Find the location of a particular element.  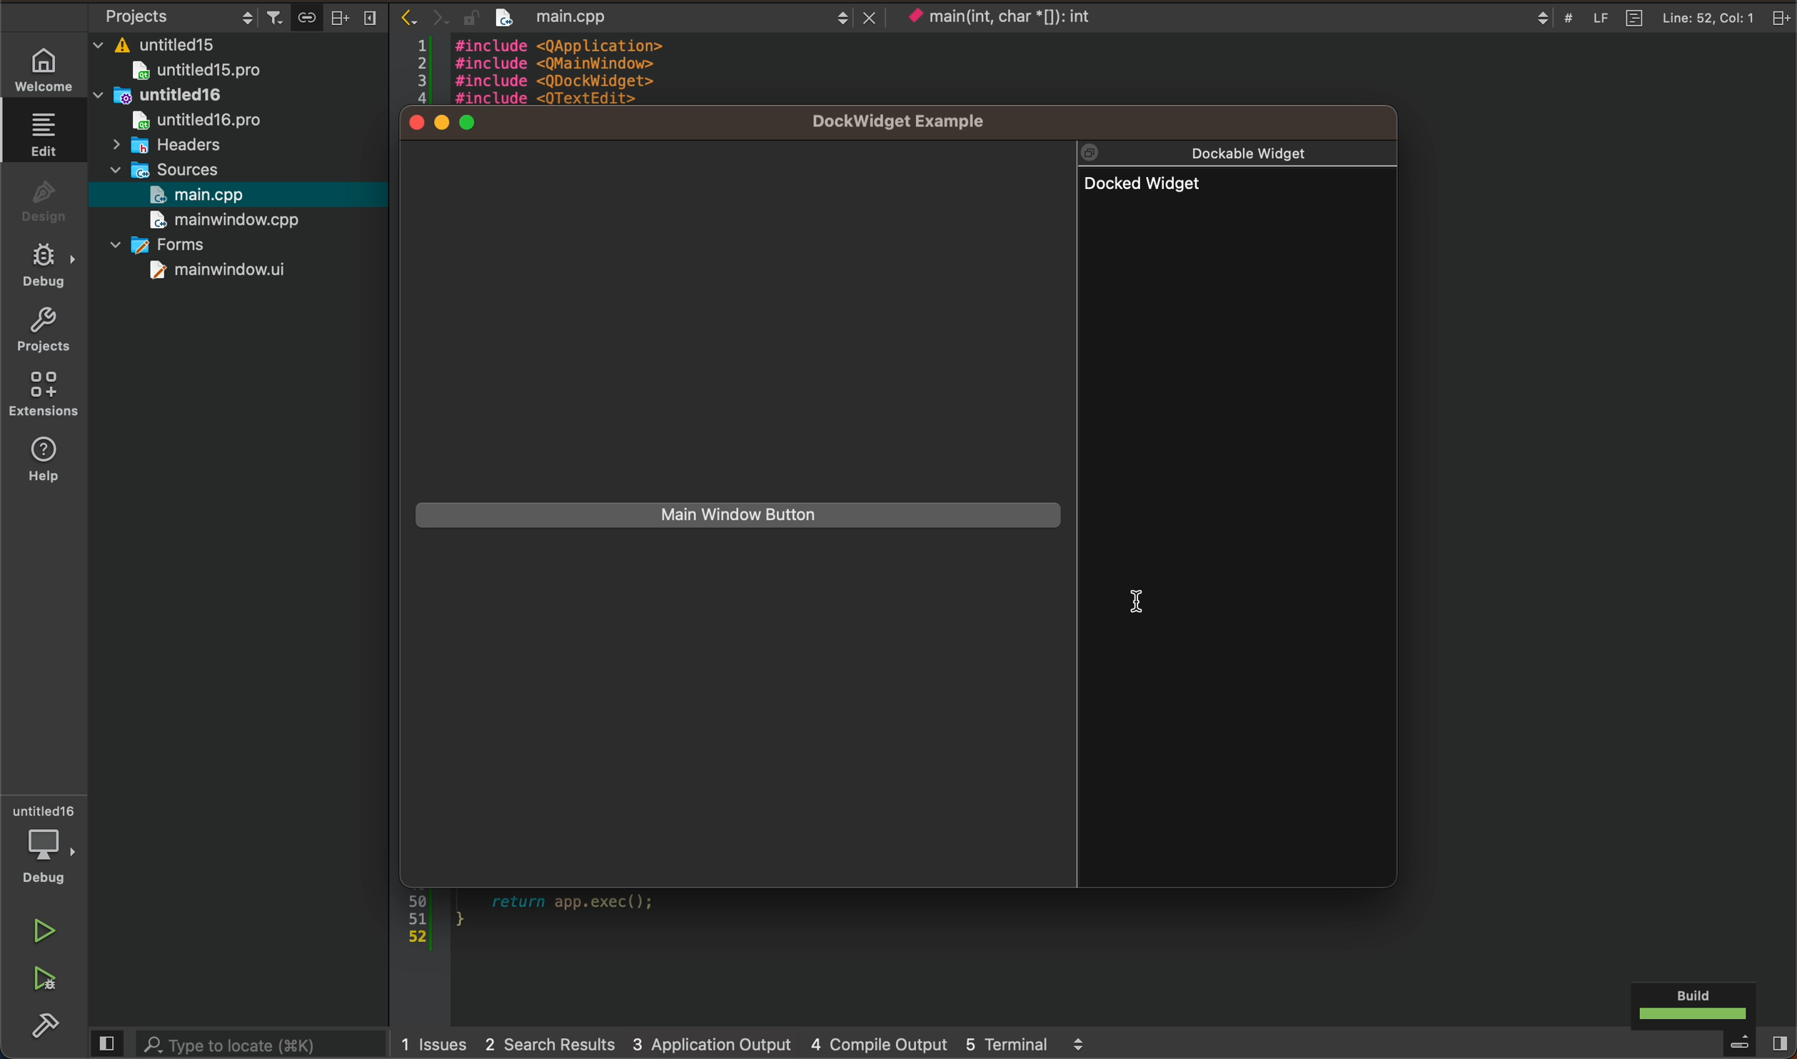

sidebar open is located at coordinates (1756, 1043).